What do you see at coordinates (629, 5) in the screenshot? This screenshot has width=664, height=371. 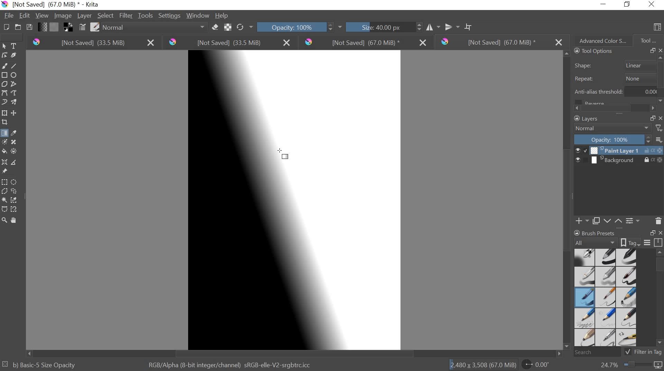 I see `RESTORE DOWN` at bounding box center [629, 5].